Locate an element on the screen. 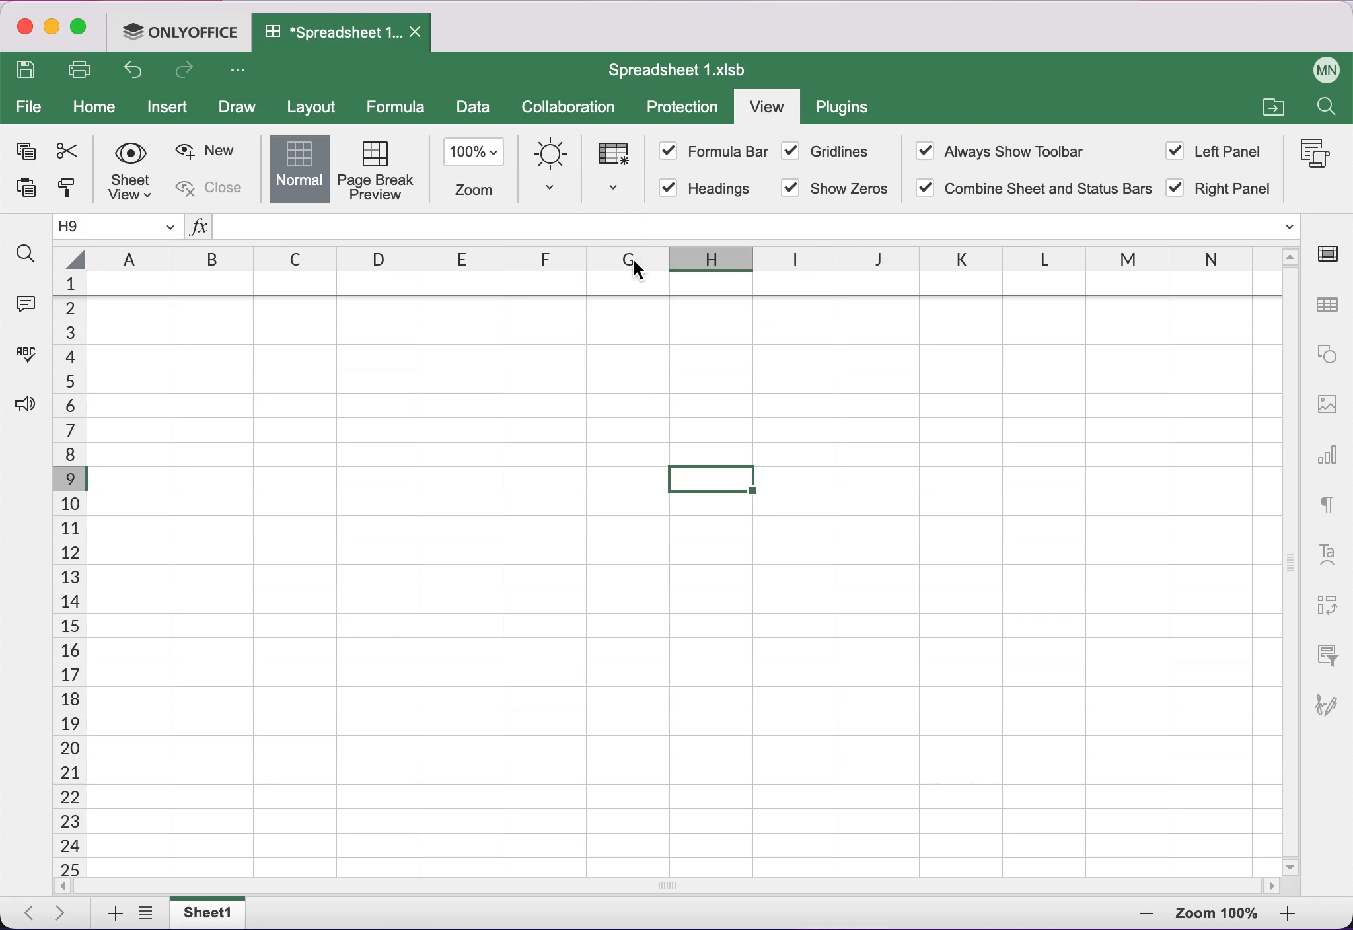  chart is located at coordinates (555, 167).